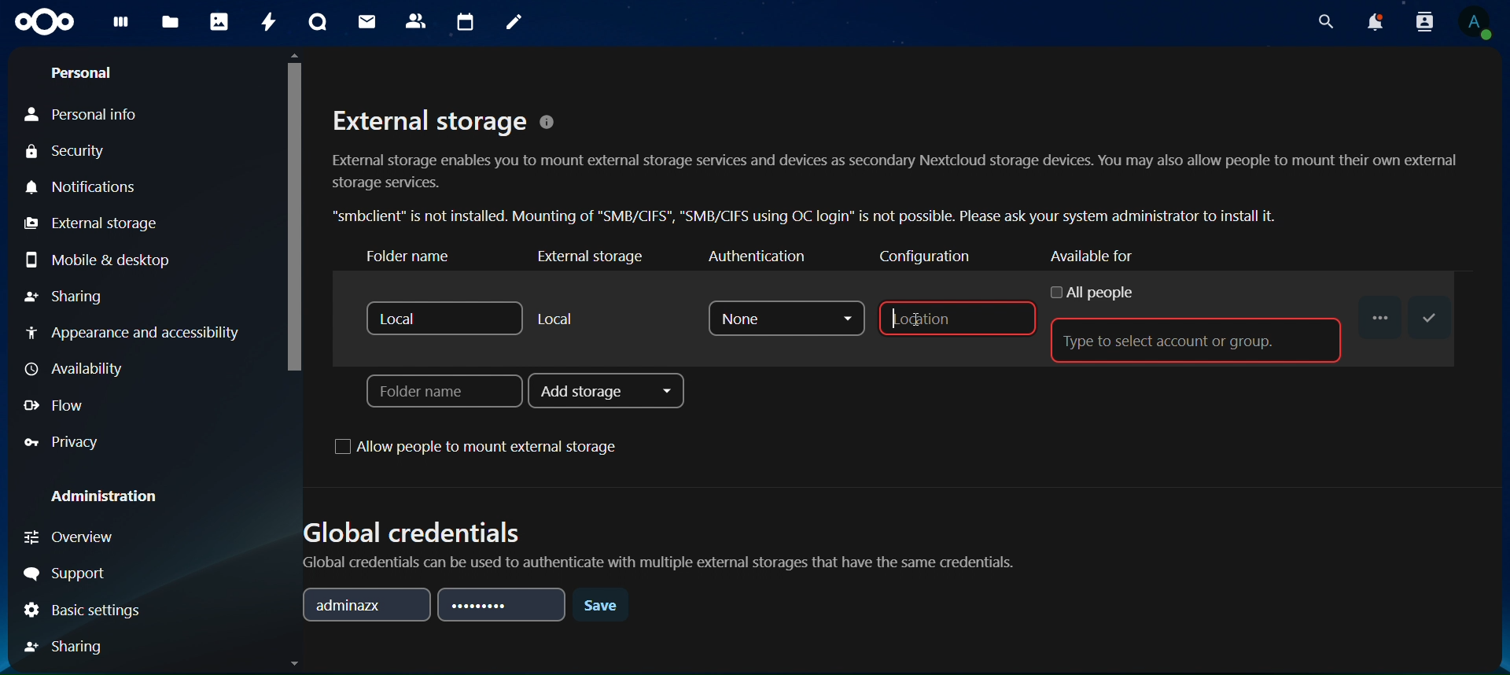 The height and width of the screenshot is (675, 1510). What do you see at coordinates (319, 22) in the screenshot?
I see `talk` at bounding box center [319, 22].